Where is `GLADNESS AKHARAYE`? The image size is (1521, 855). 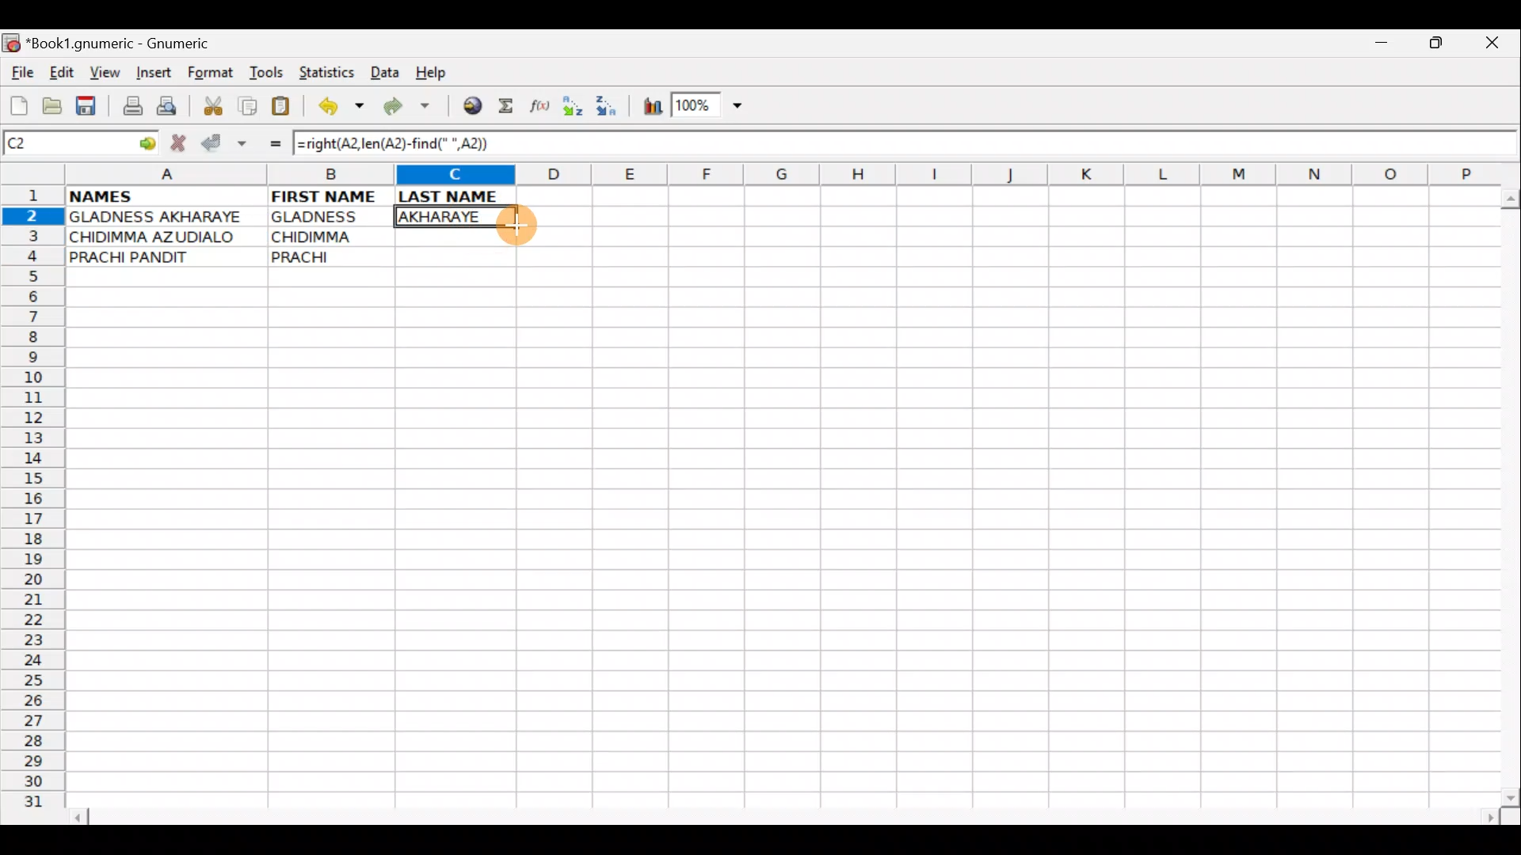 GLADNESS AKHARAYE is located at coordinates (166, 218).